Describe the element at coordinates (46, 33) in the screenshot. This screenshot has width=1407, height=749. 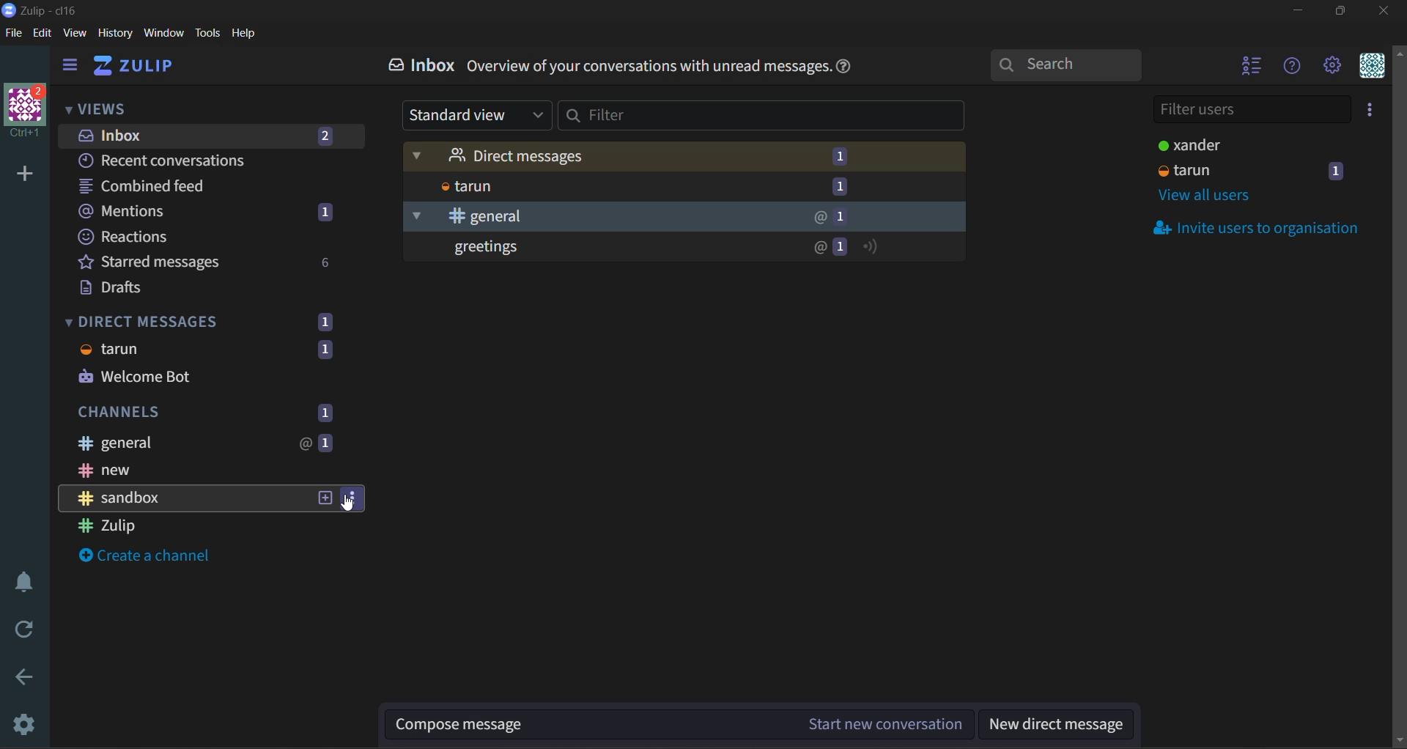
I see `edit` at that location.